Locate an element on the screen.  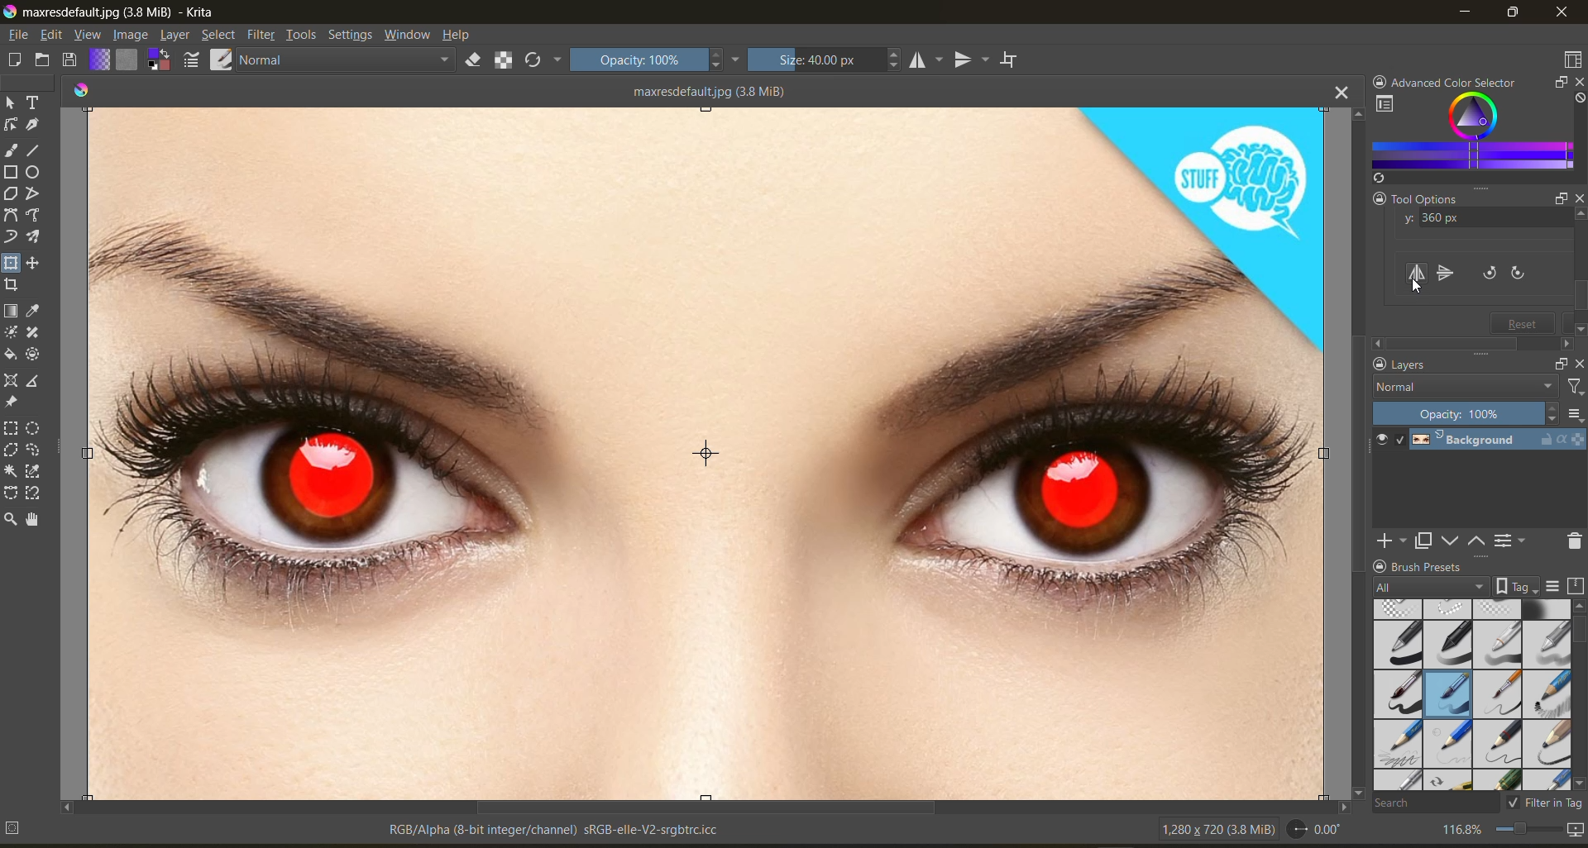
Brush Presets is located at coordinates (1462, 566).